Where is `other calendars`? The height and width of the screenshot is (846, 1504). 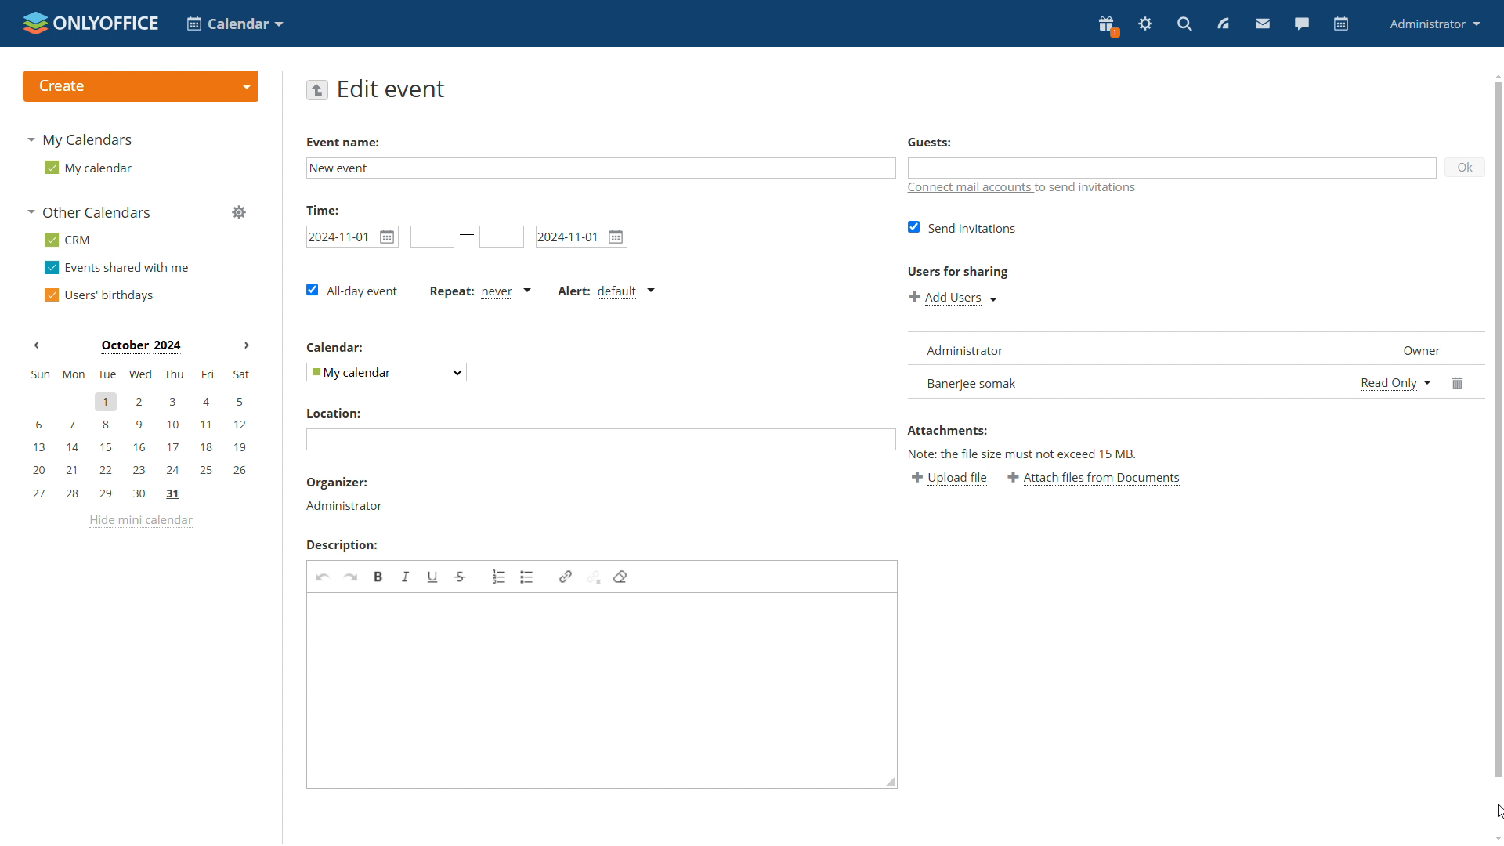
other calendars is located at coordinates (91, 213).